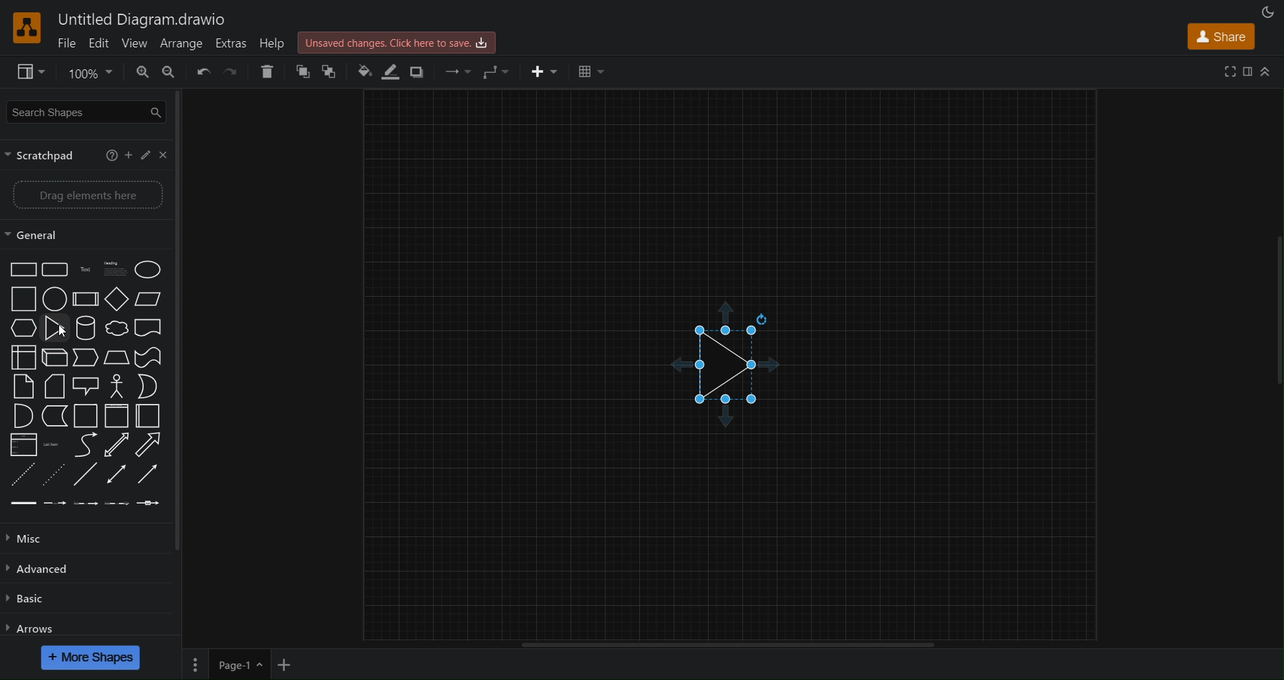 Image resolution: width=1284 pixels, height=680 pixels. I want to click on Scrollbar, so click(1276, 299).